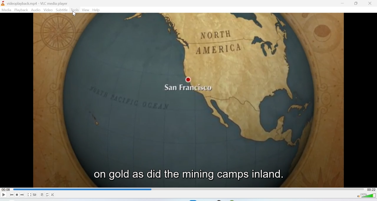 Image resolution: width=377 pixels, height=201 pixels. Describe the element at coordinates (21, 10) in the screenshot. I see `Playback` at that location.